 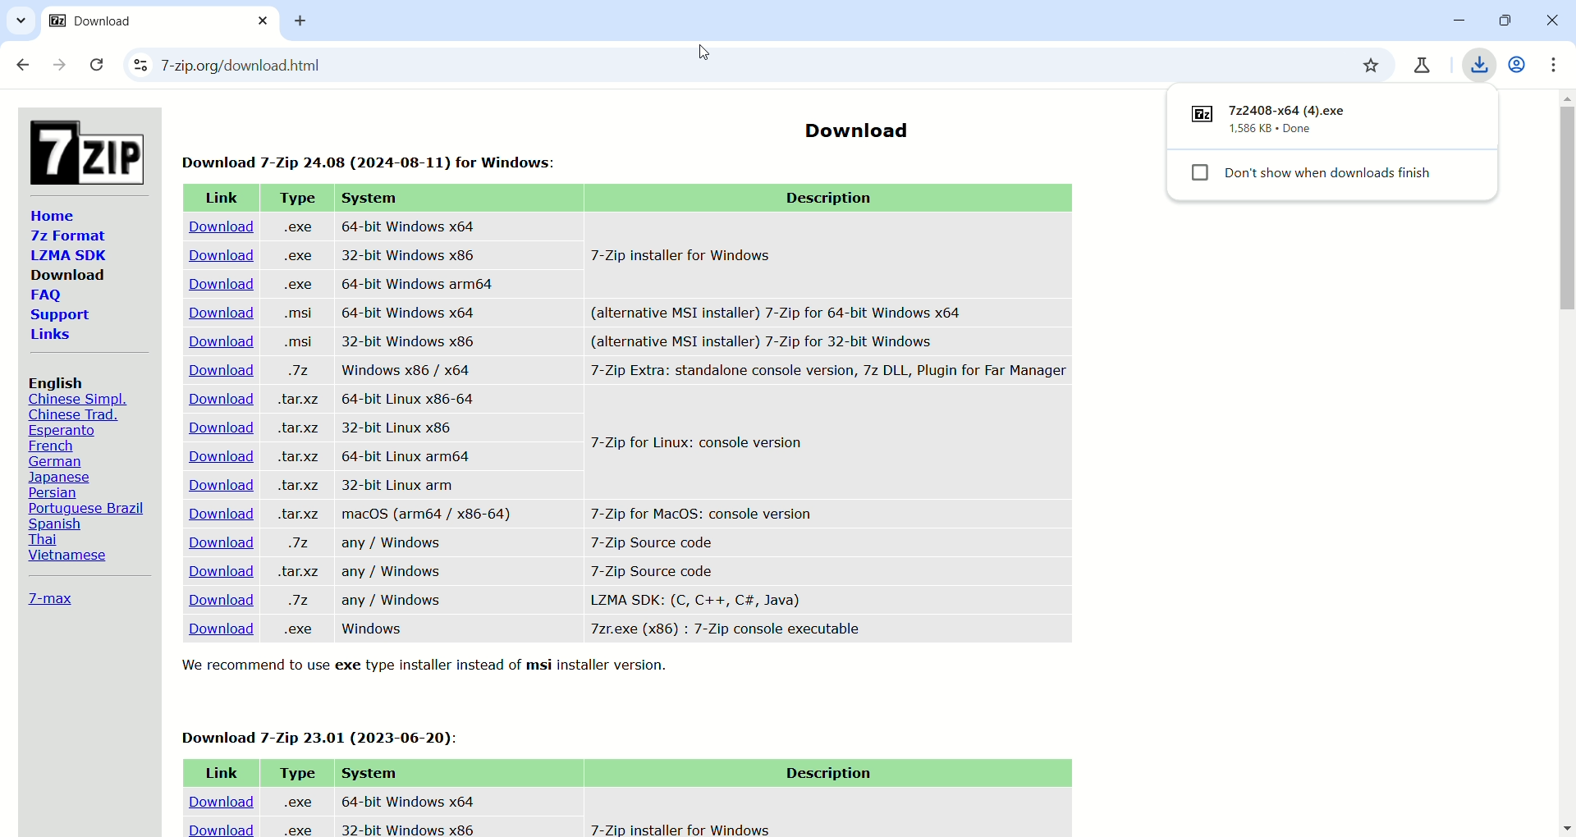 What do you see at coordinates (62, 477) in the screenshot?
I see `Japanese` at bounding box center [62, 477].